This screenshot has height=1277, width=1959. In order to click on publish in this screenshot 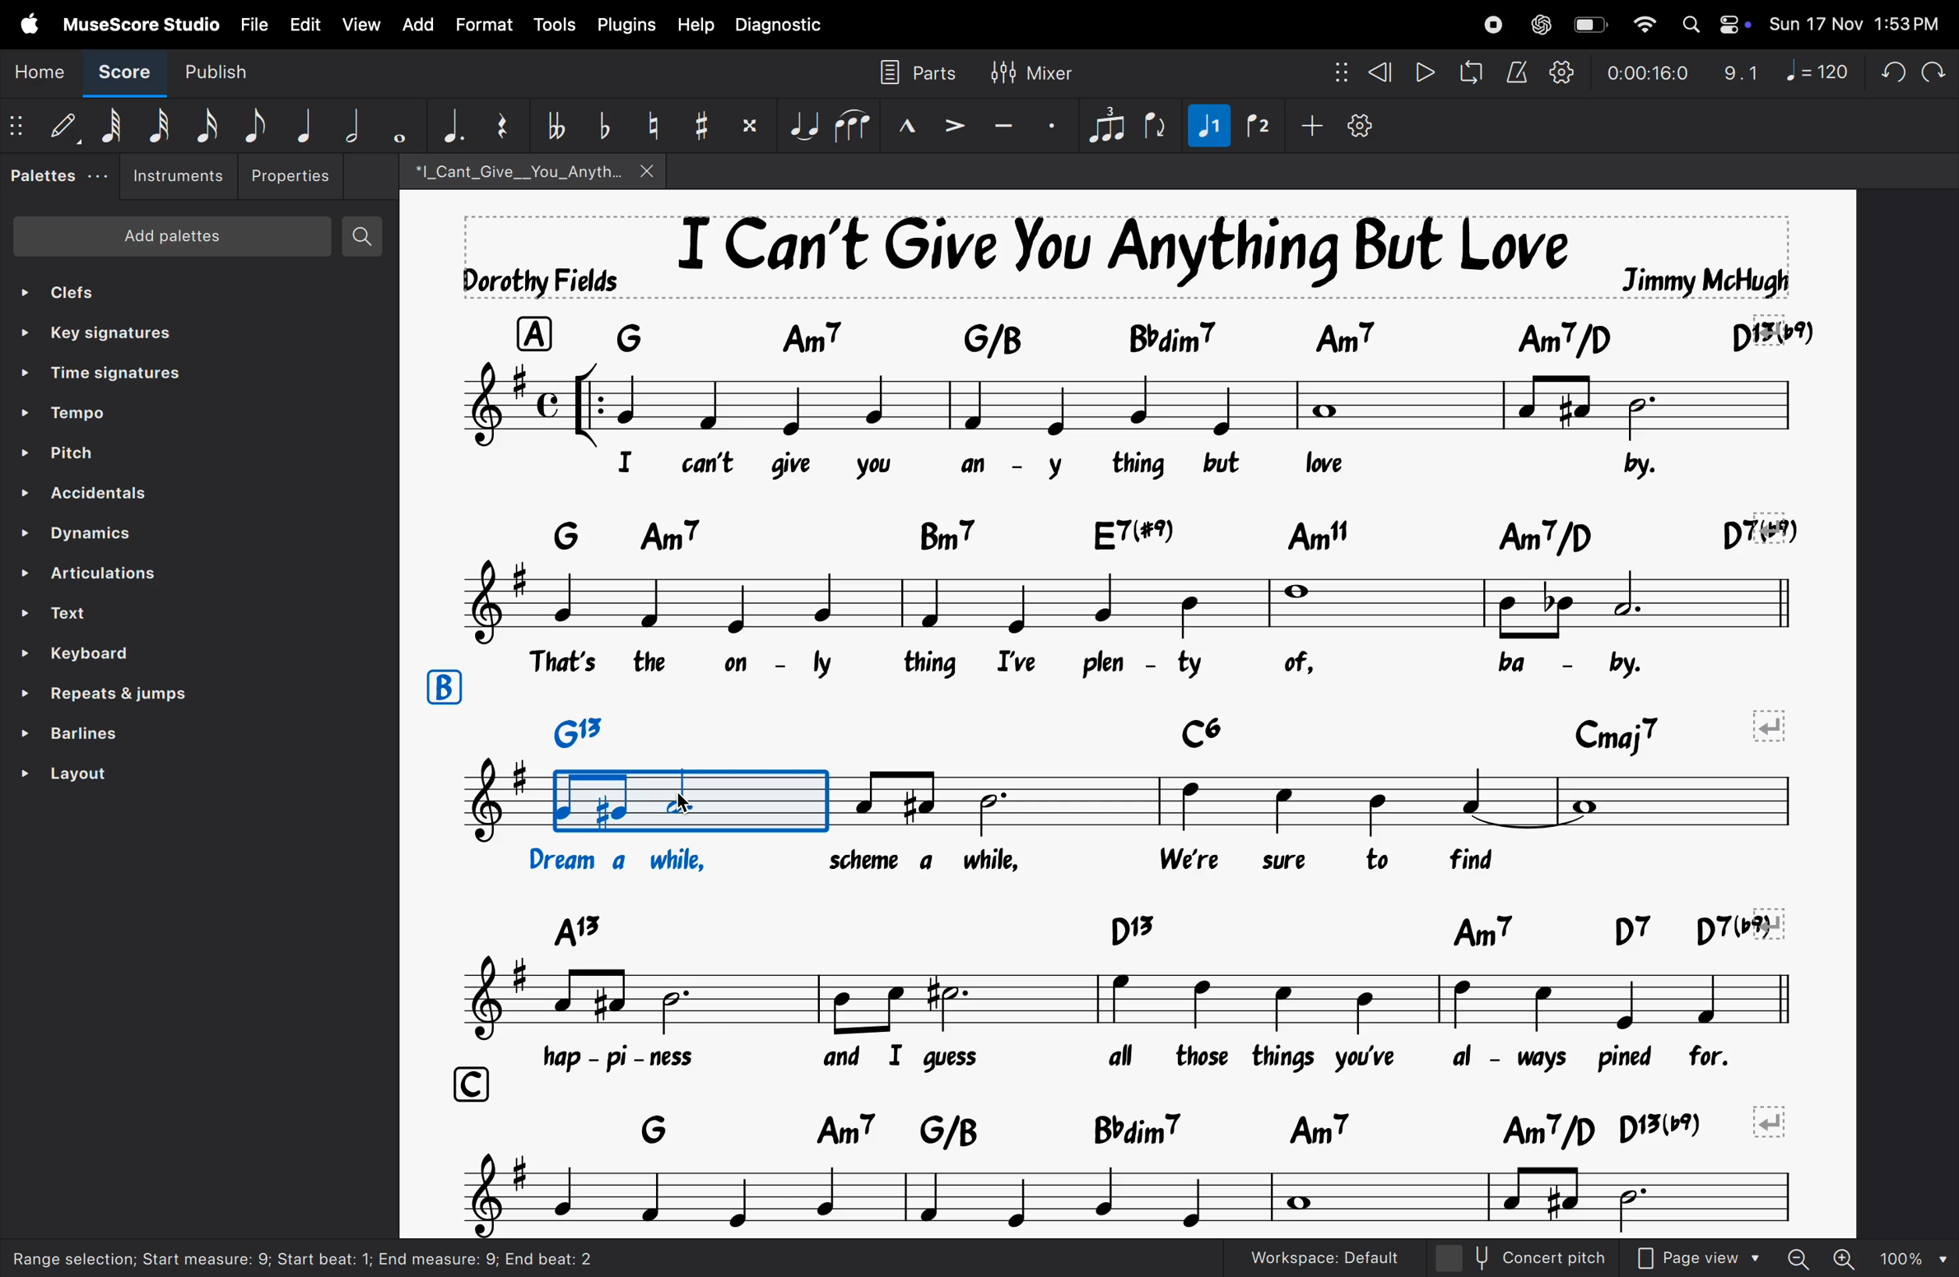, I will do `click(241, 74)`.